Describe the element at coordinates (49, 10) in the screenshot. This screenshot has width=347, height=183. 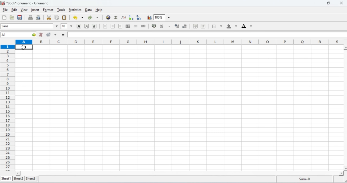
I see `Format` at that location.